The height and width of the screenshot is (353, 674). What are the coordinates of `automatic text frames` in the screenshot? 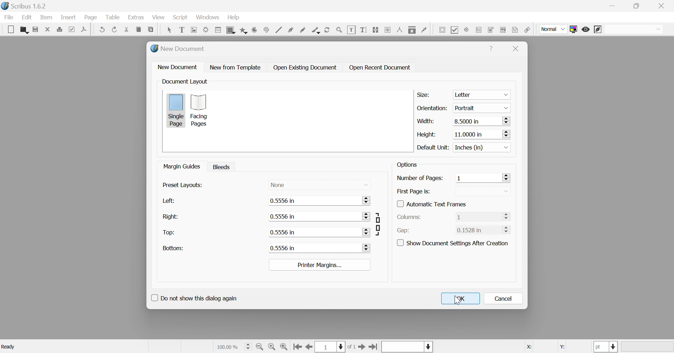 It's located at (428, 204).